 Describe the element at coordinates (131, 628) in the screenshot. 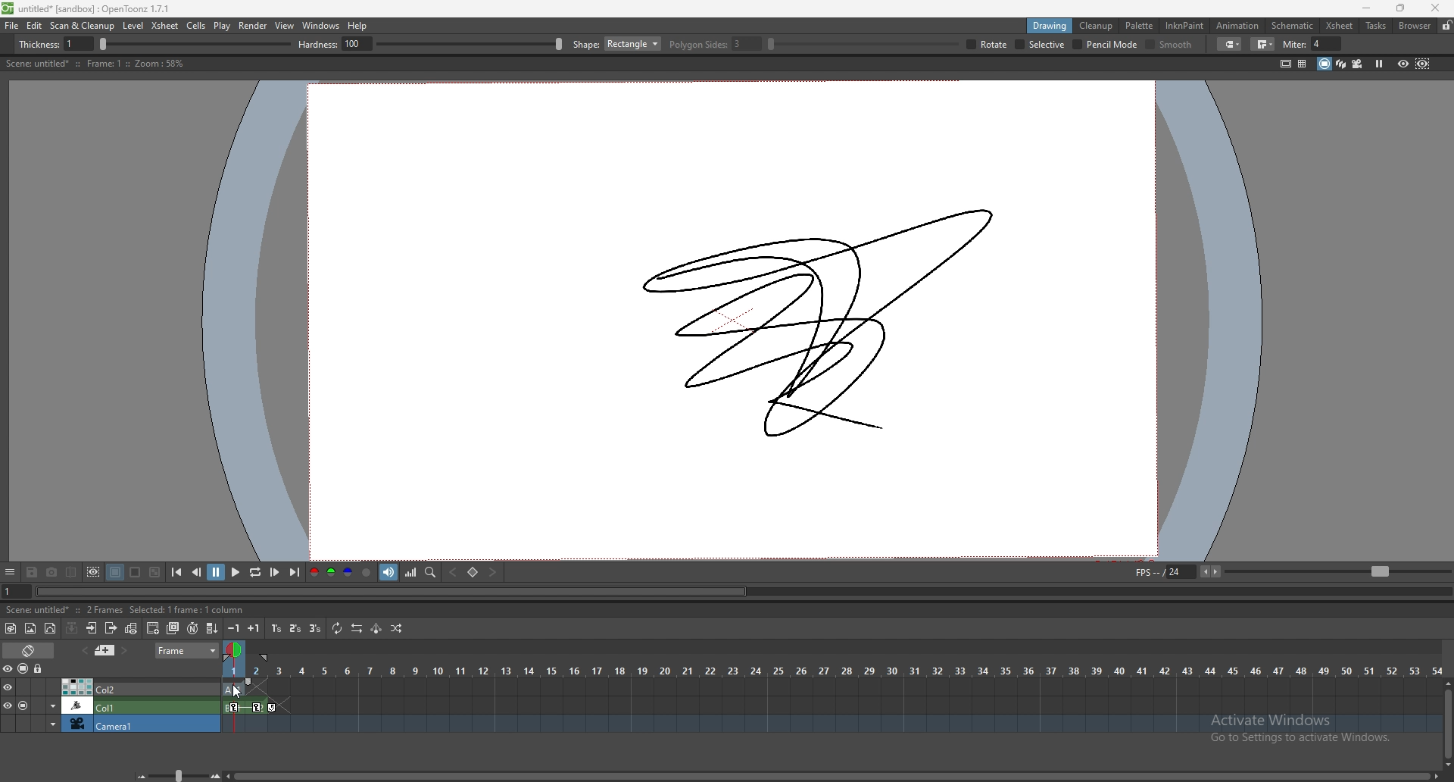

I see `toggle edit in place` at that location.